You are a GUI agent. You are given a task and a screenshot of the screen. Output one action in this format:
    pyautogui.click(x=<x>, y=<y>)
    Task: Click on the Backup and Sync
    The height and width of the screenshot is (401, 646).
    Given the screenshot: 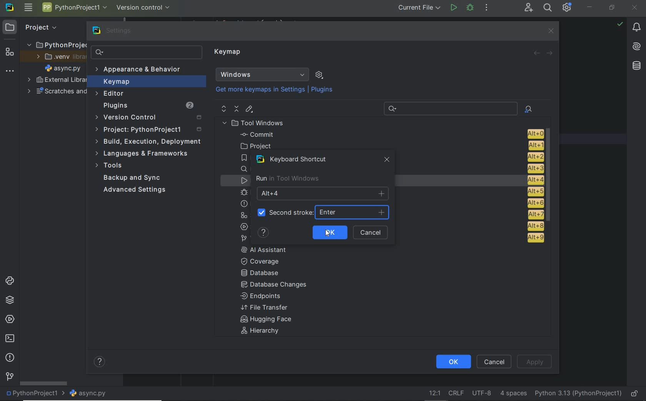 What is the action you would take?
    pyautogui.click(x=133, y=178)
    